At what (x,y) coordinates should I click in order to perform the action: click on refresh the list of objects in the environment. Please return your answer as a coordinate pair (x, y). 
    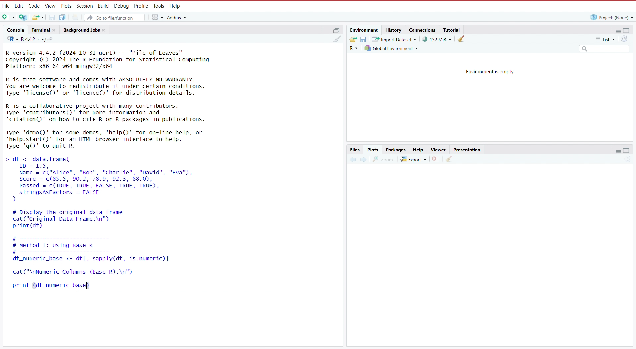
    Looking at the image, I should click on (628, 39).